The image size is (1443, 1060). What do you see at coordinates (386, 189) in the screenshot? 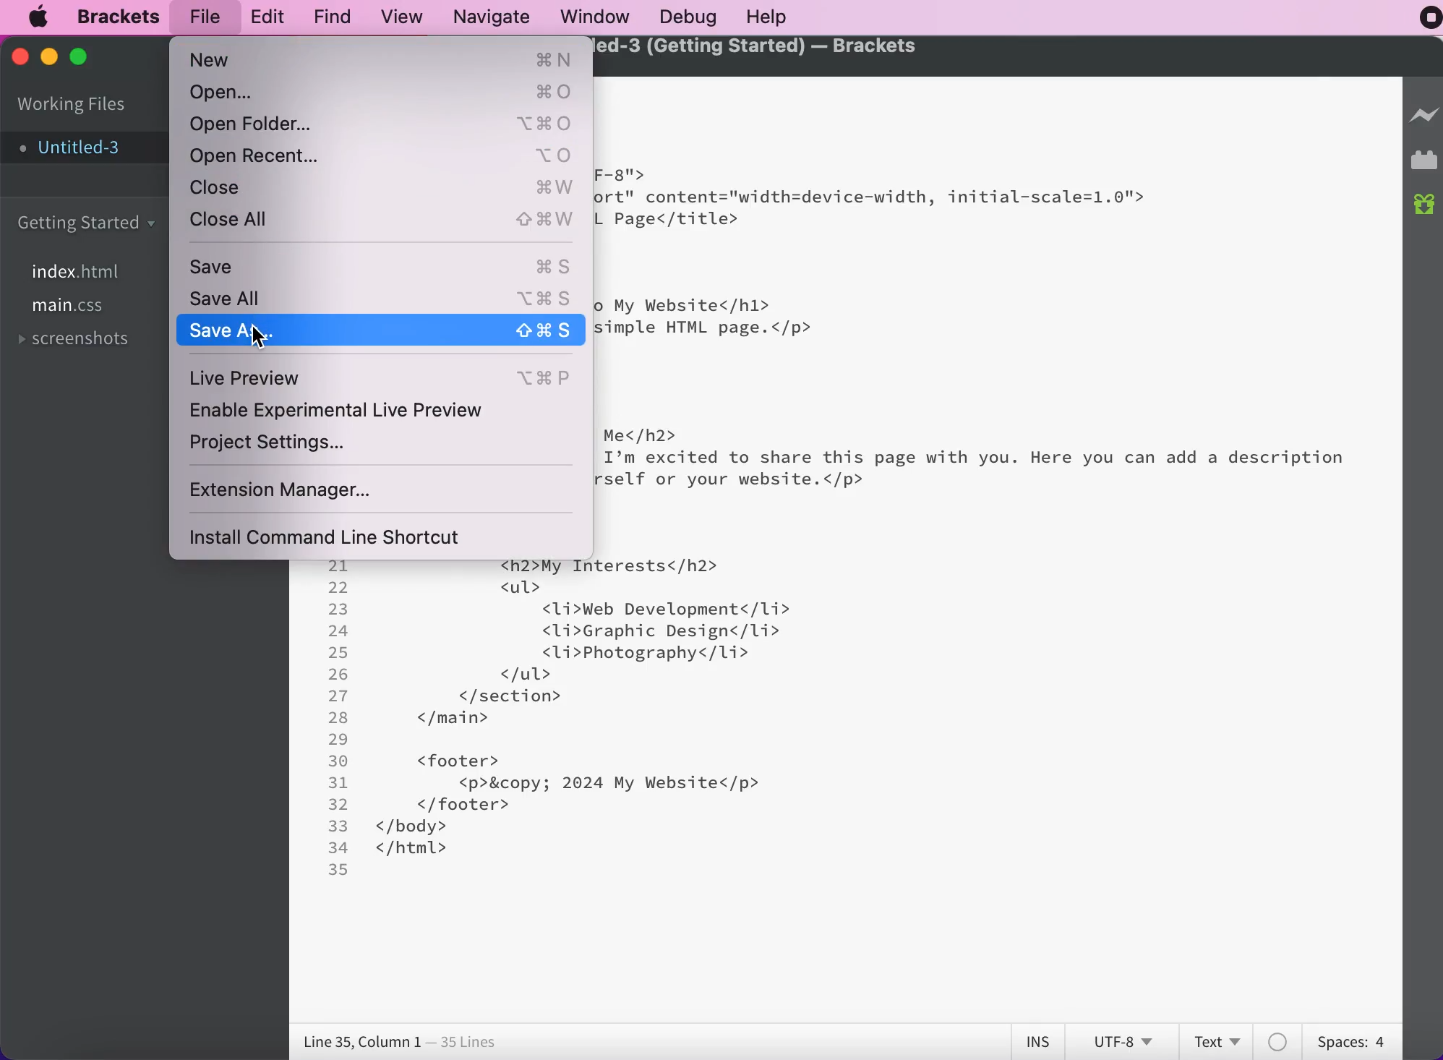
I see `close` at bounding box center [386, 189].